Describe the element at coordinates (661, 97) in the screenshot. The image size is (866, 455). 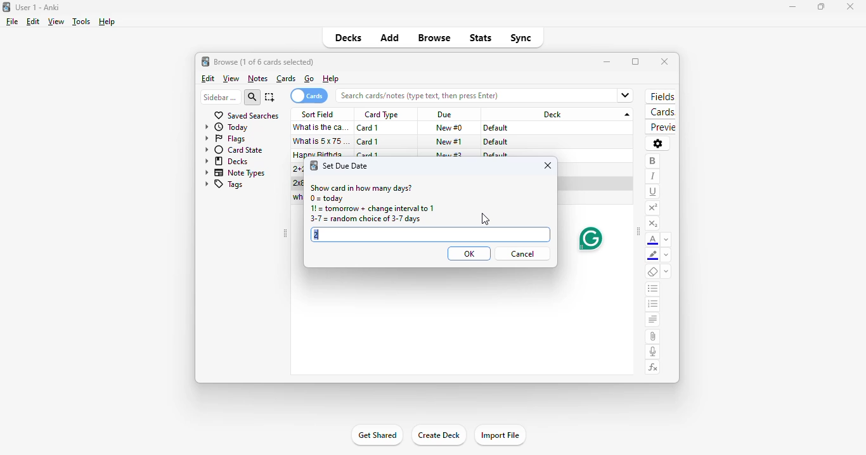
I see `fields` at that location.